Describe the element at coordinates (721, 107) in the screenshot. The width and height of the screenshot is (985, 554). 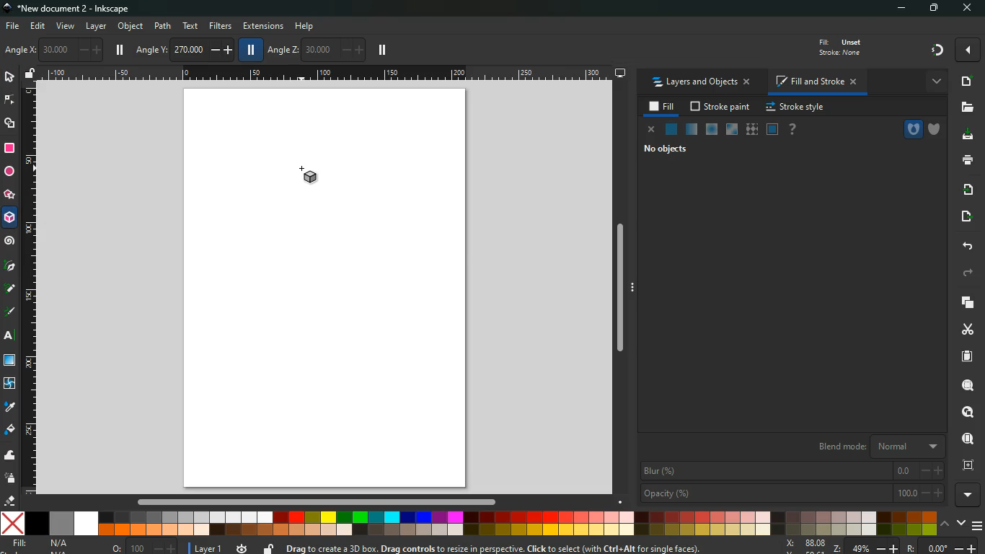
I see `stroke paint` at that location.